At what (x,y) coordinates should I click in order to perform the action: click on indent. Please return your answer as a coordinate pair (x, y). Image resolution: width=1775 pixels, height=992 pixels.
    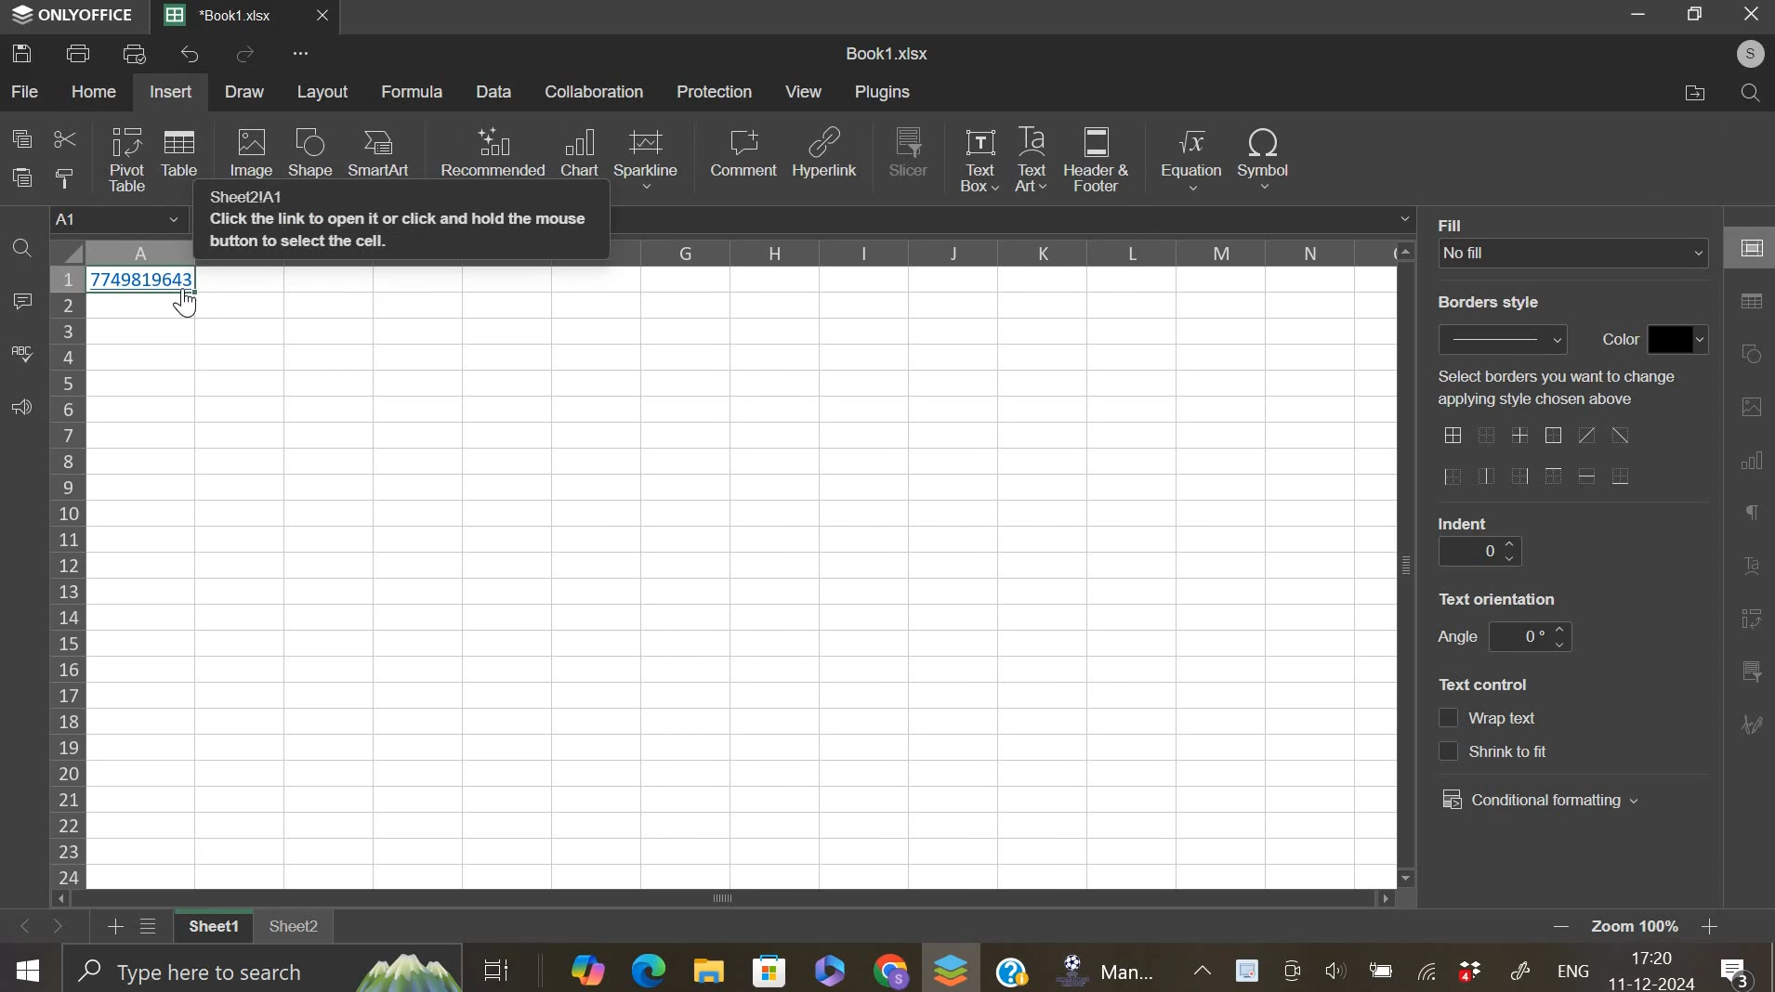
    Looking at the image, I should click on (1479, 553).